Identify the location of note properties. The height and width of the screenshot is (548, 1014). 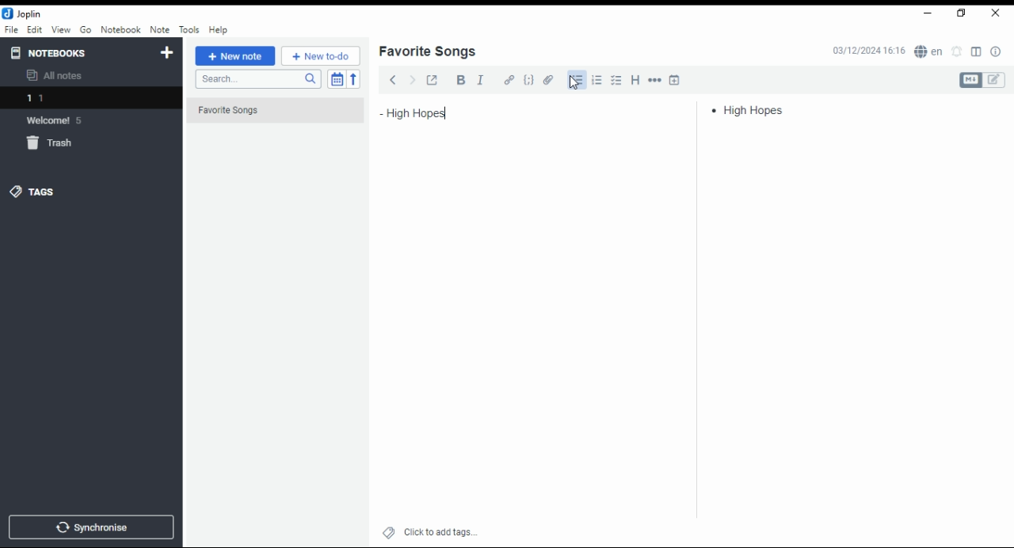
(997, 52).